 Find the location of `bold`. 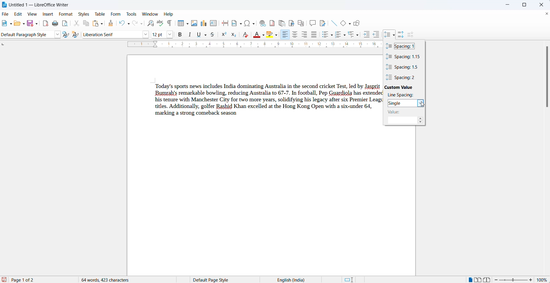

bold is located at coordinates (180, 35).